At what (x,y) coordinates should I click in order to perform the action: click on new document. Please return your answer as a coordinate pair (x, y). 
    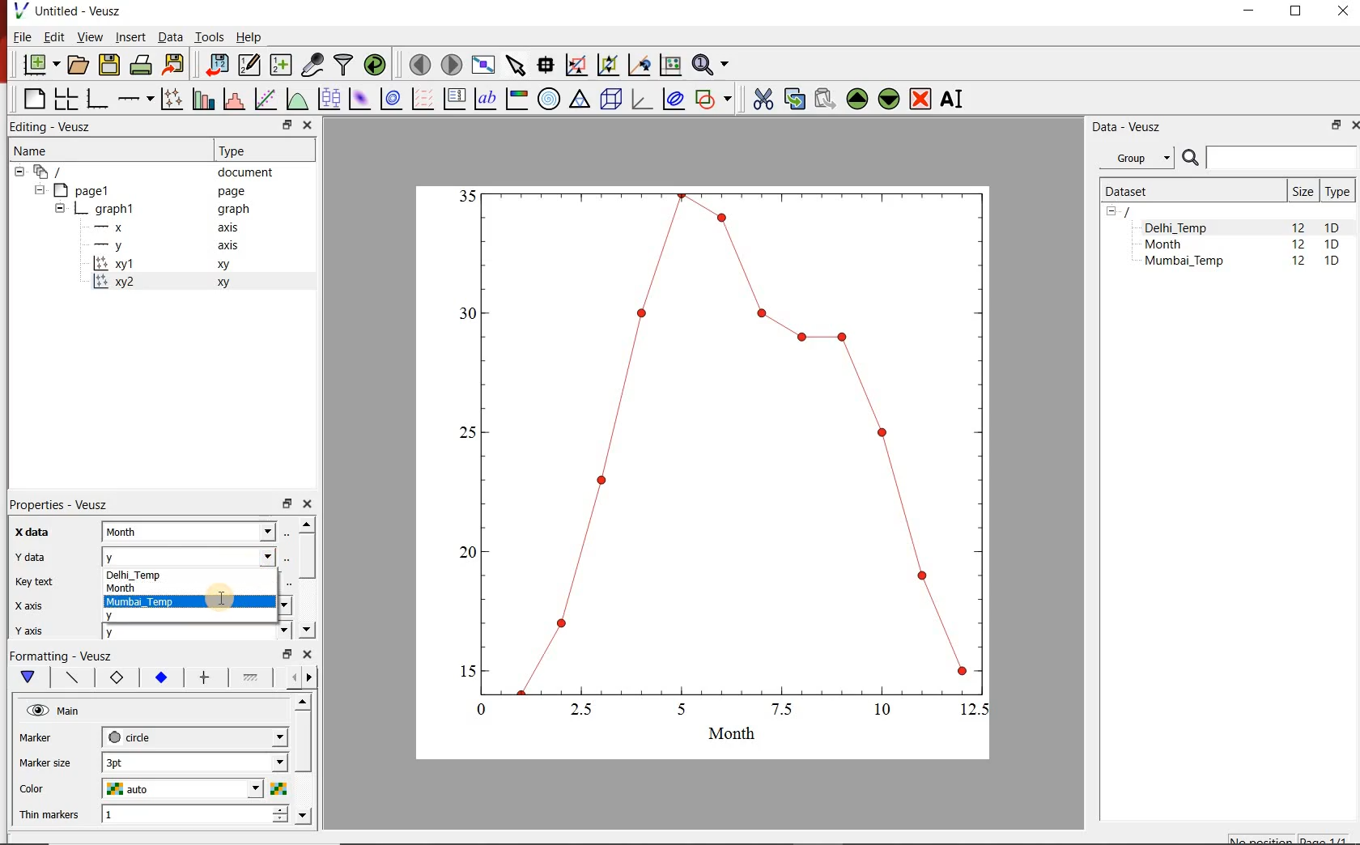
    Looking at the image, I should click on (40, 65).